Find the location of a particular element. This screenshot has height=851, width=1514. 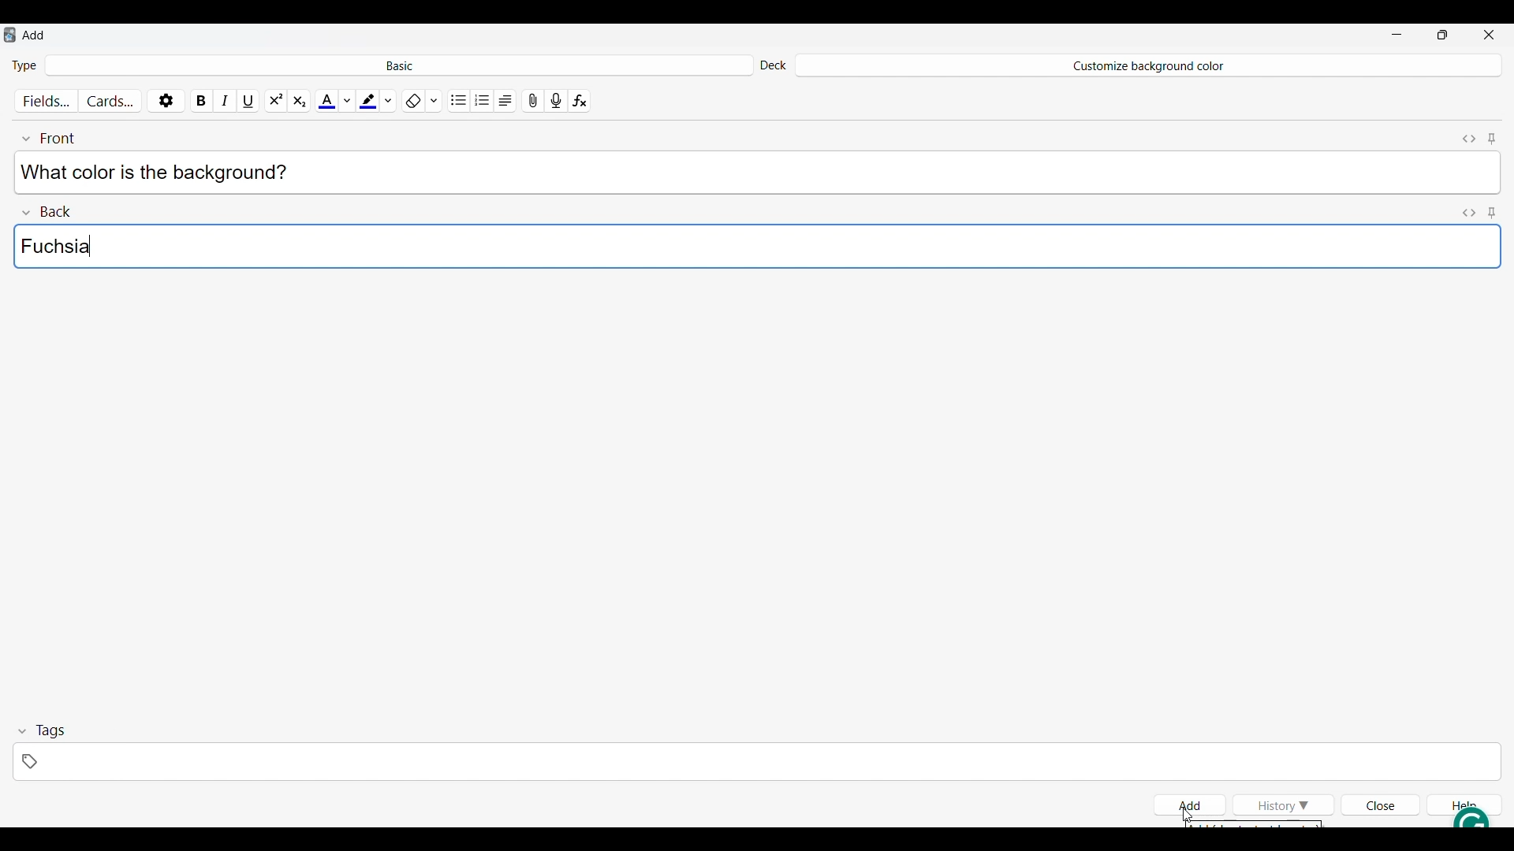

Remove formatting is located at coordinates (412, 98).